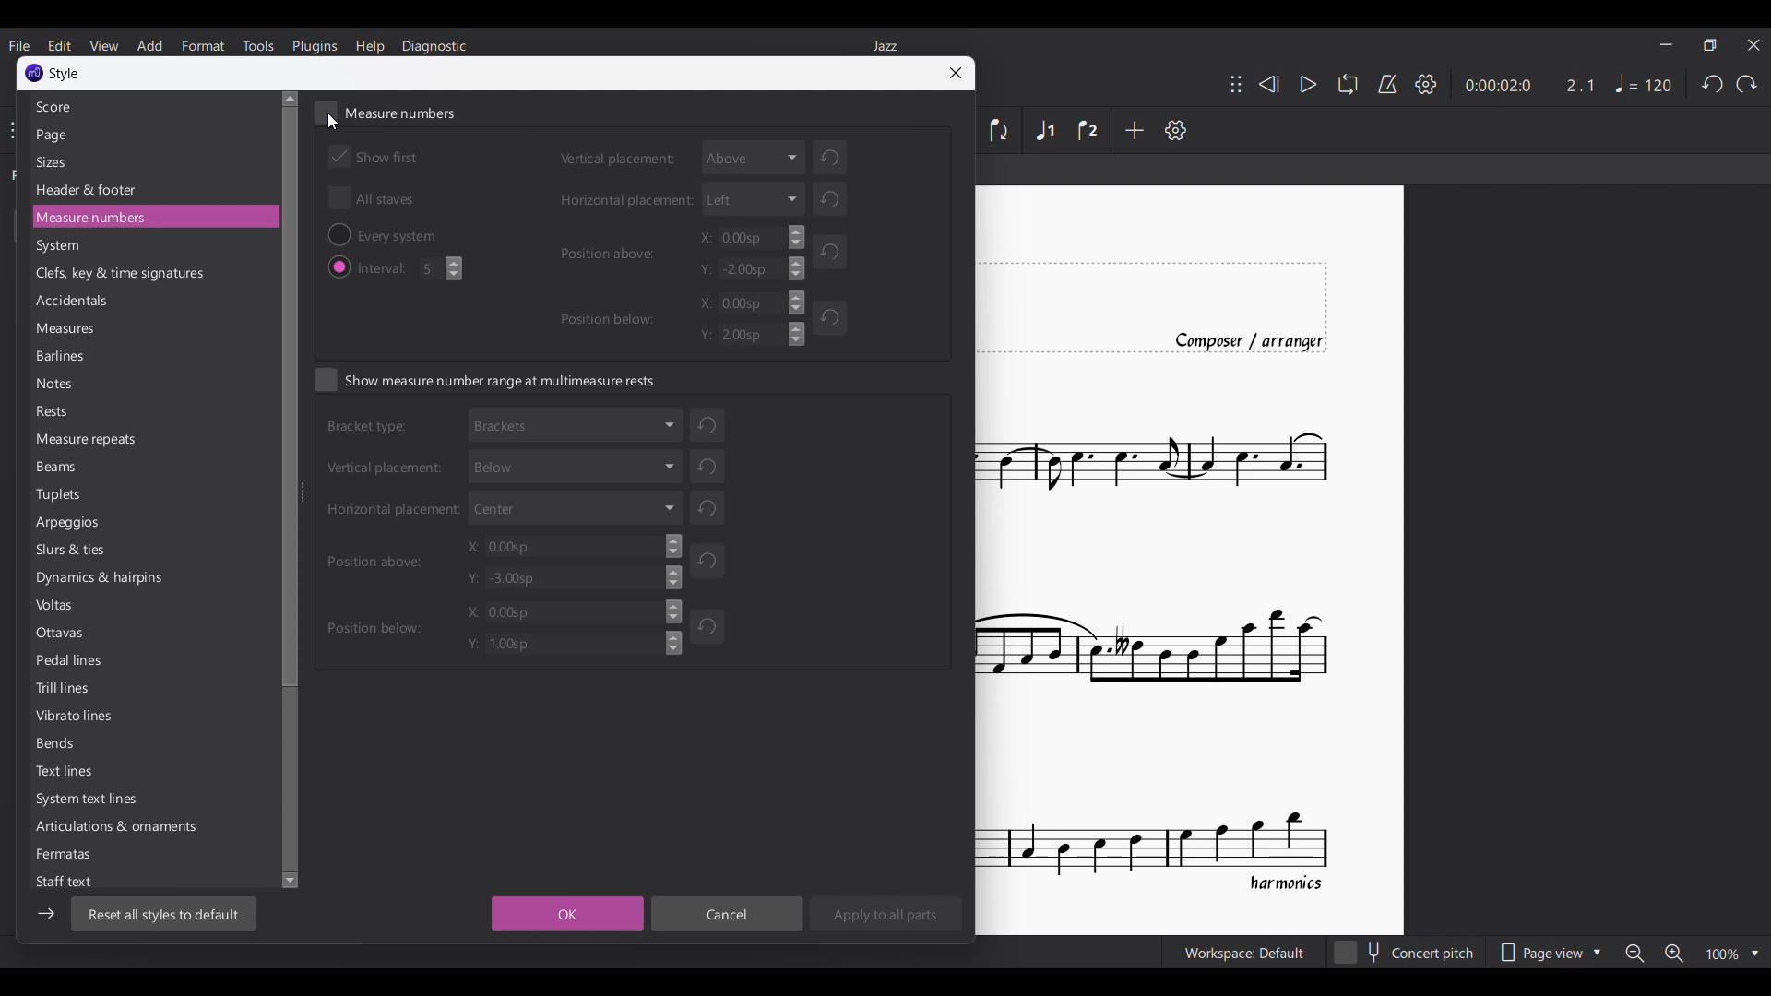  What do you see at coordinates (60, 387) in the screenshot?
I see `Notes` at bounding box center [60, 387].